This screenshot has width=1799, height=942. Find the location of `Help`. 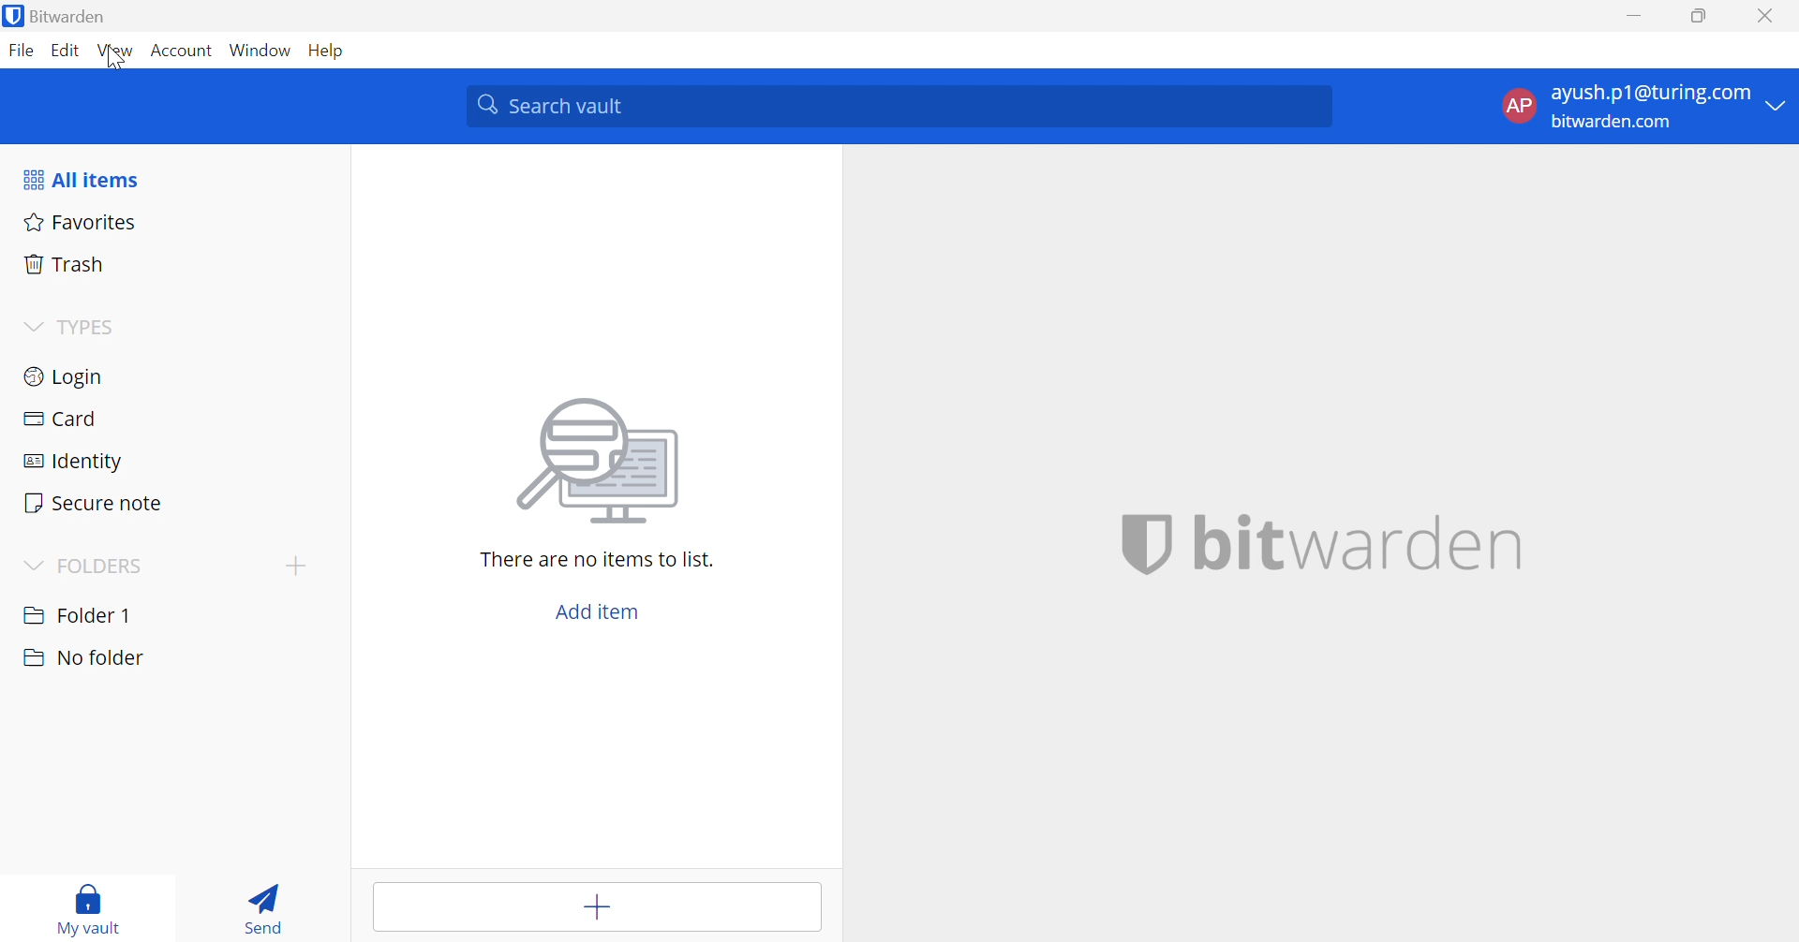

Help is located at coordinates (328, 52).